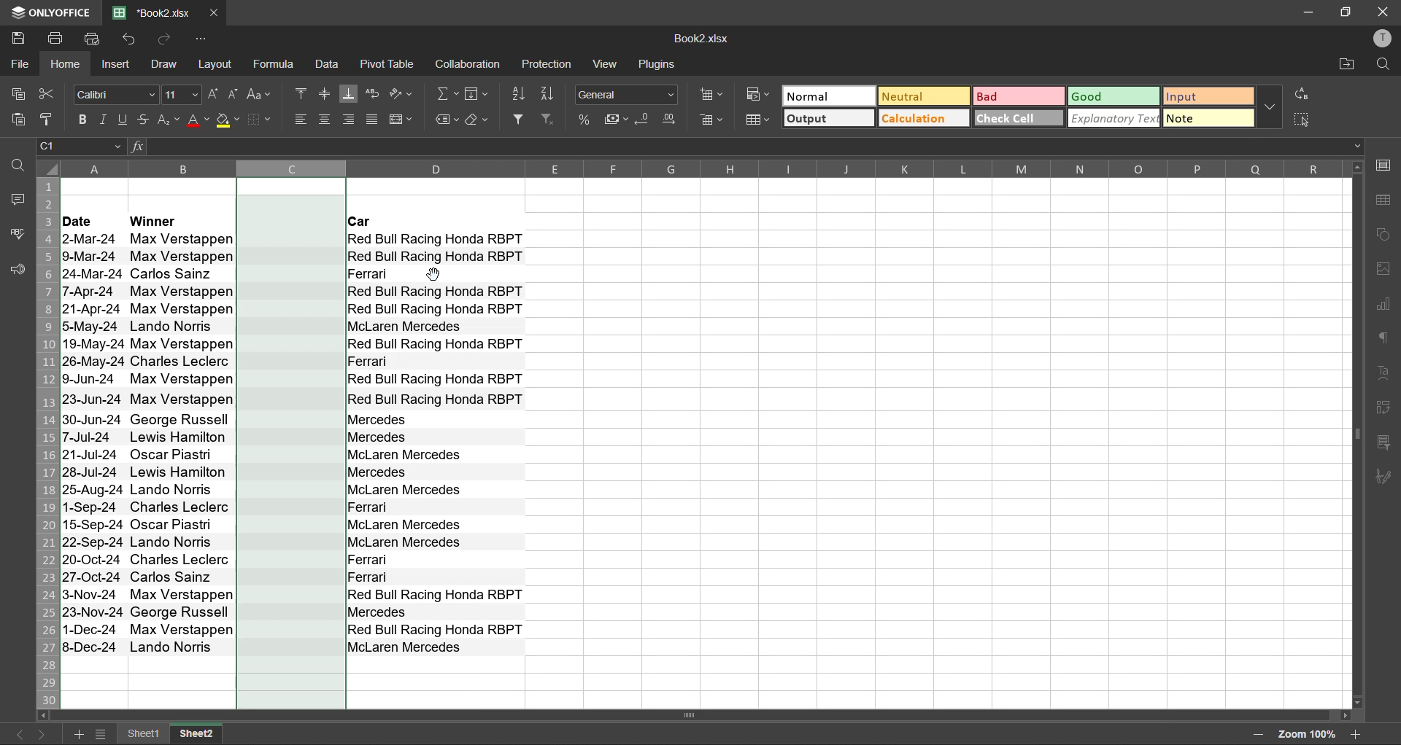 The height and width of the screenshot is (745, 1401). What do you see at coordinates (1304, 12) in the screenshot?
I see `minimize` at bounding box center [1304, 12].